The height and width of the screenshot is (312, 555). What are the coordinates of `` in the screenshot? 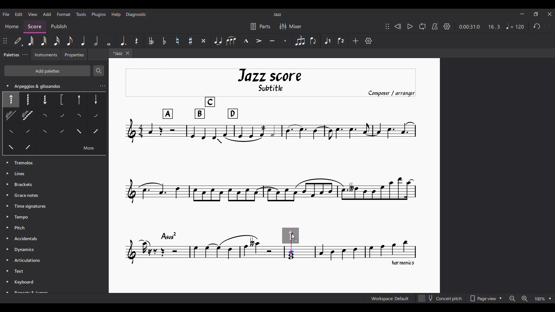 It's located at (8, 116).